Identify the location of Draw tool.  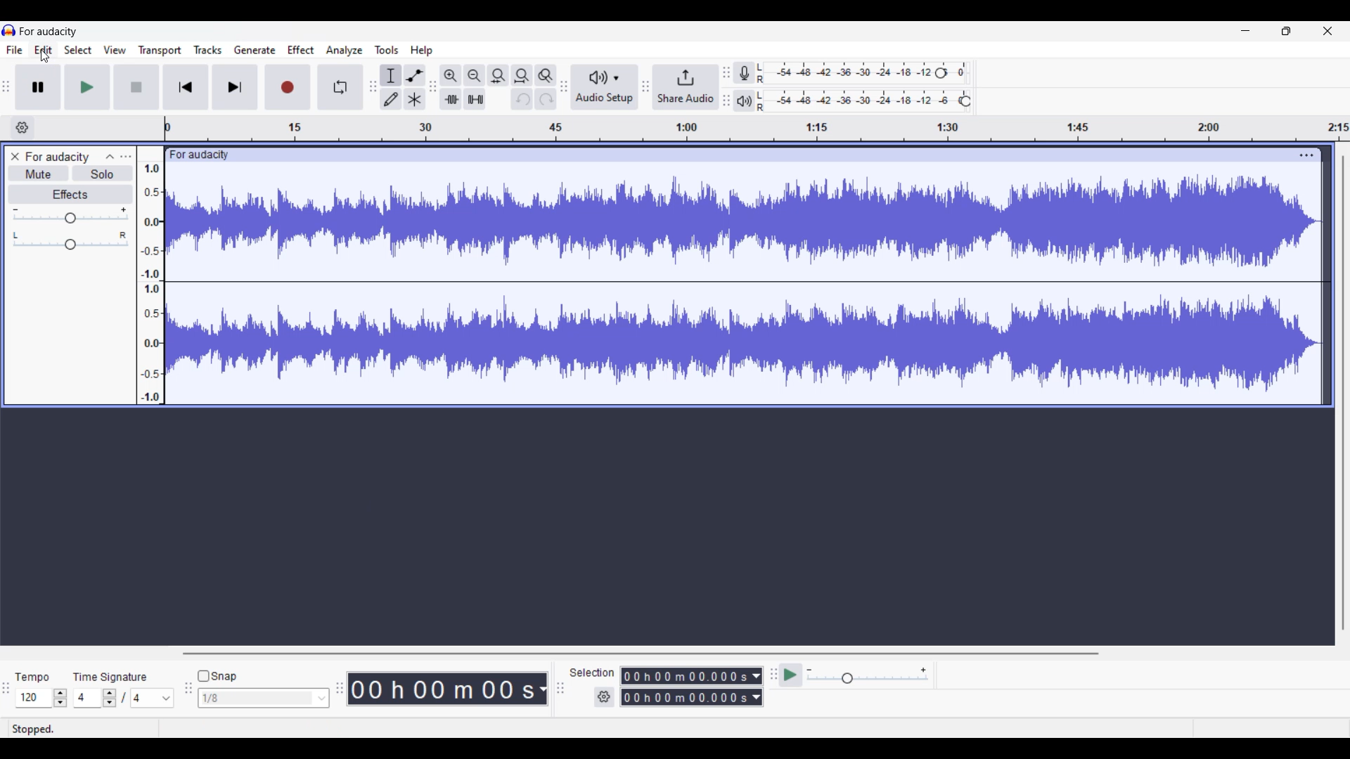
(391, 99).